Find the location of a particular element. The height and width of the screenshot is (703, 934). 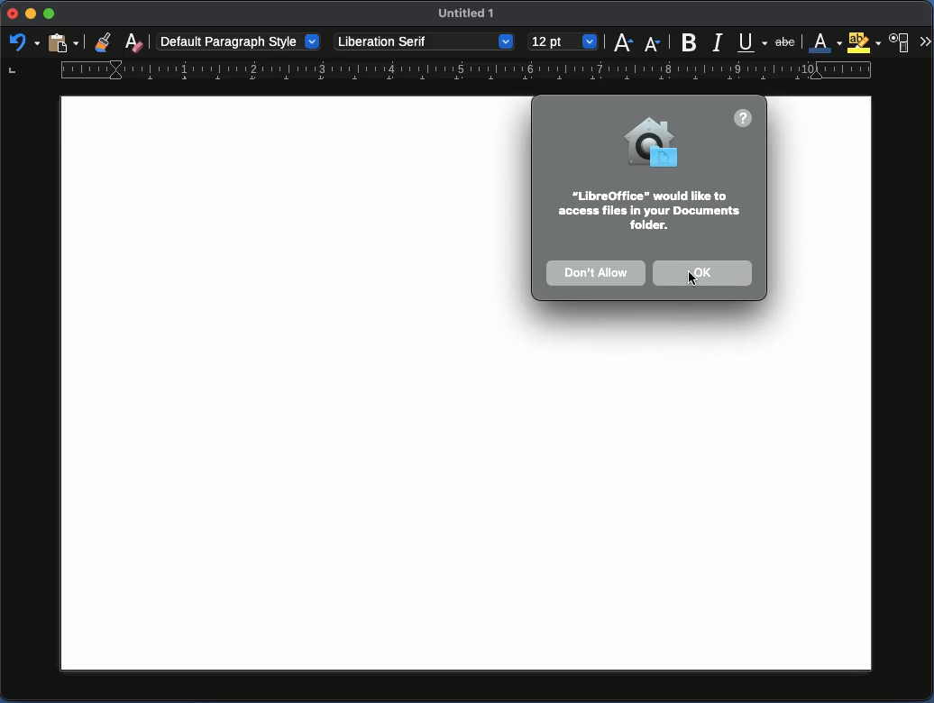

Clone formatting is located at coordinates (105, 42).